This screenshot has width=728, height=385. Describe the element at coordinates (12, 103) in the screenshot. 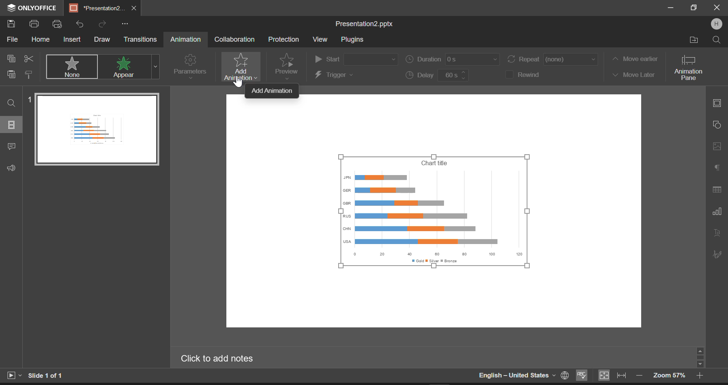

I see `Find` at that location.